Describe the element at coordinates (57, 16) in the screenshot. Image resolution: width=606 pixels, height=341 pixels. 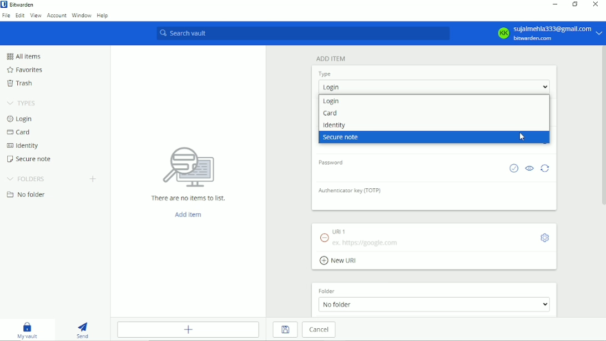
I see `Account` at that location.